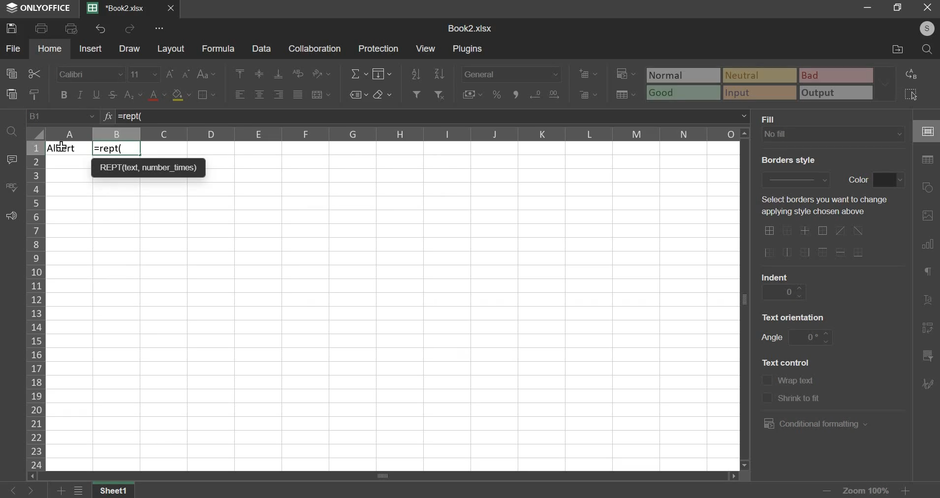 The width and height of the screenshot is (940, 498). Describe the element at coordinates (172, 8) in the screenshot. I see `close` at that location.